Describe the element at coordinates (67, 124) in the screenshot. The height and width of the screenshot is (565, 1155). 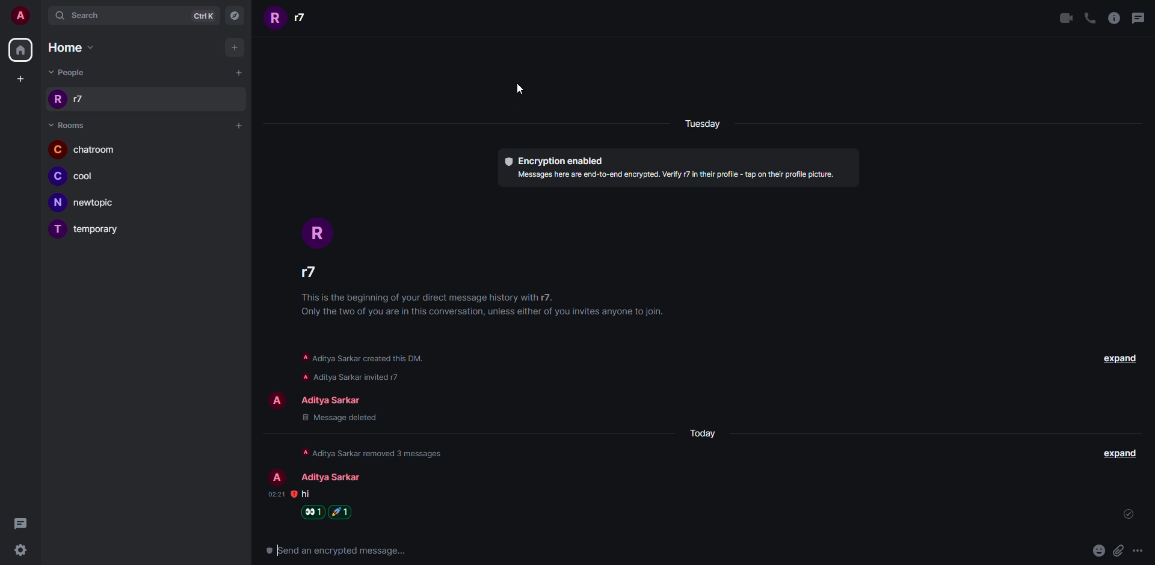
I see `room` at that location.